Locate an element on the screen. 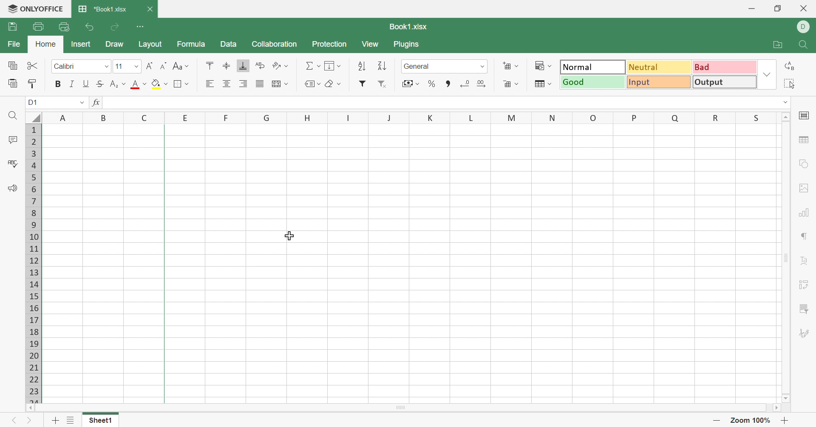  Feedback & Support is located at coordinates (14, 188).